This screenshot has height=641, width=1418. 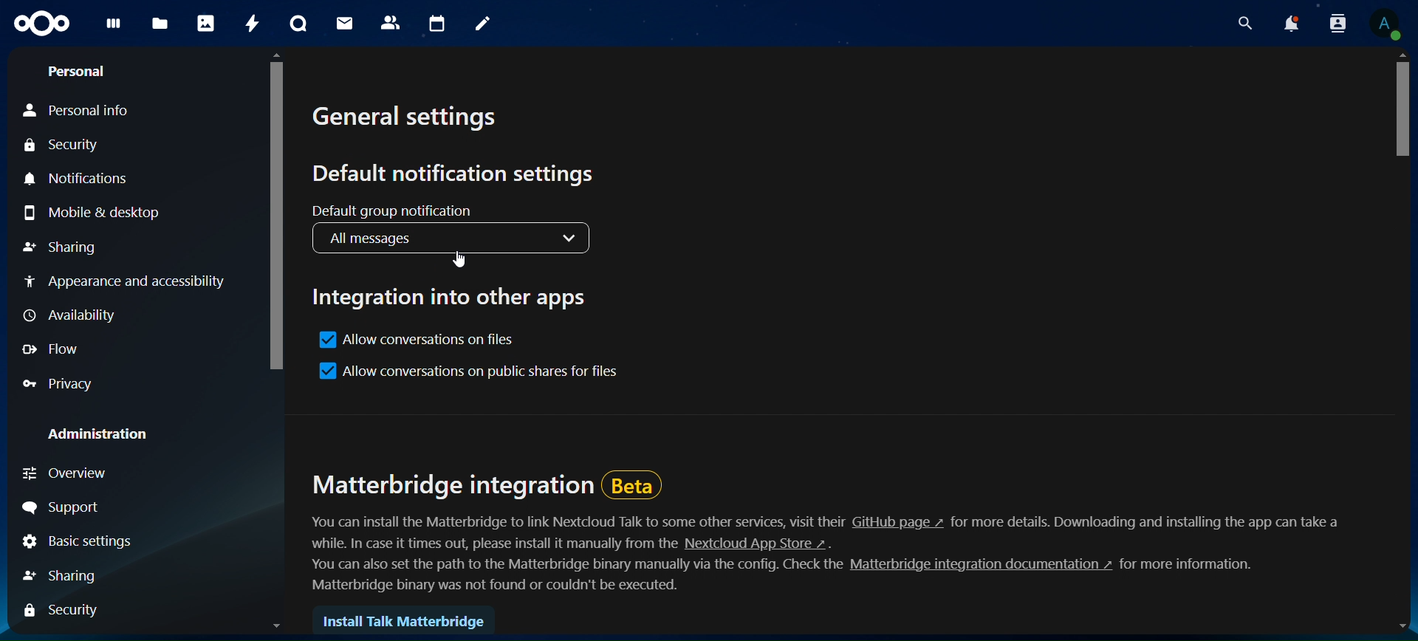 What do you see at coordinates (1405, 342) in the screenshot?
I see `scroll bar` at bounding box center [1405, 342].